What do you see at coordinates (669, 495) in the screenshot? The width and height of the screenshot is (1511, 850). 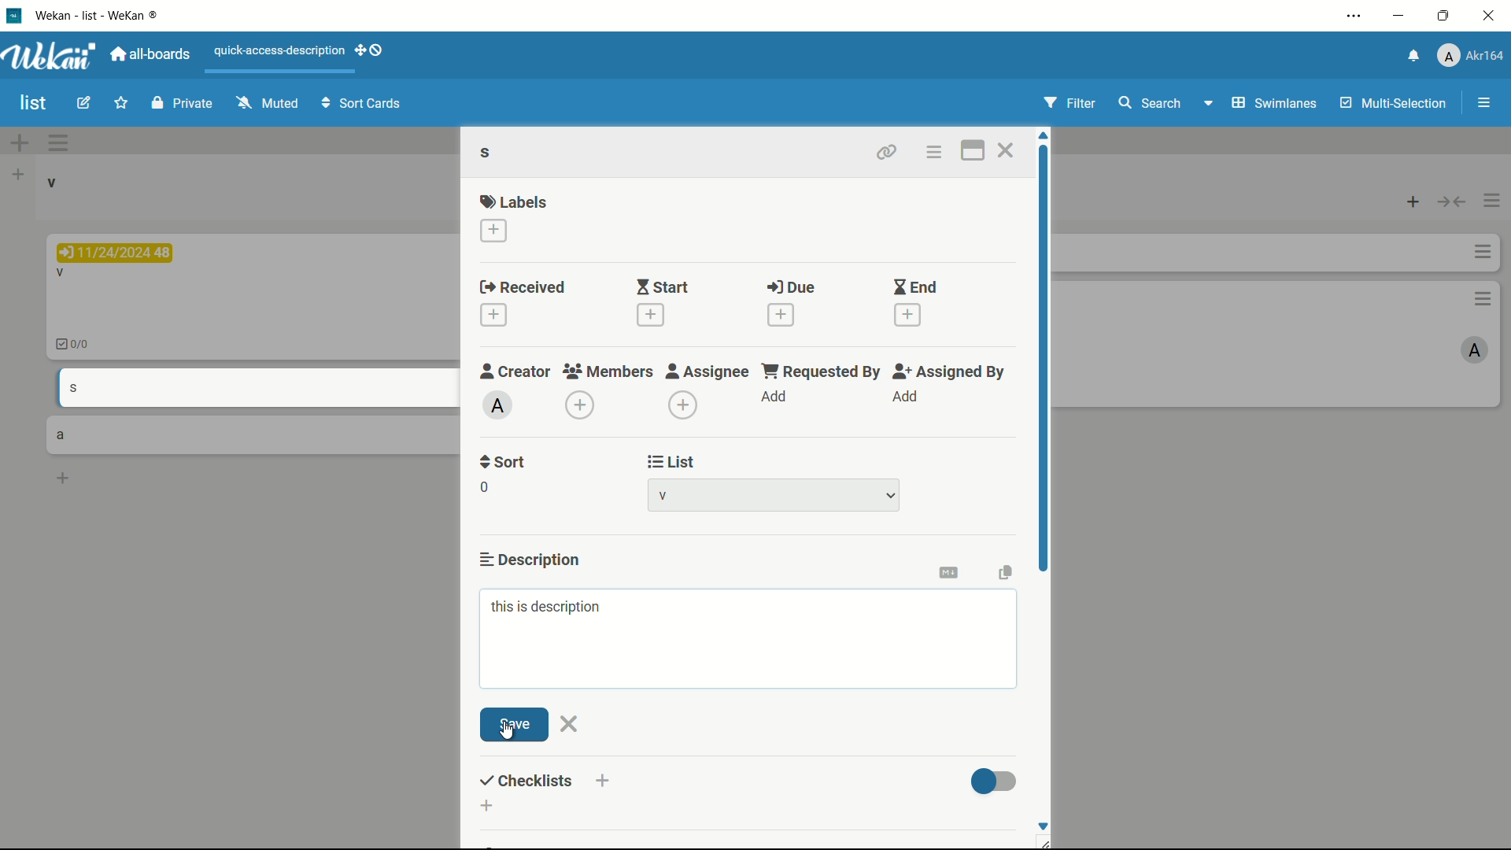 I see `list-1` at bounding box center [669, 495].